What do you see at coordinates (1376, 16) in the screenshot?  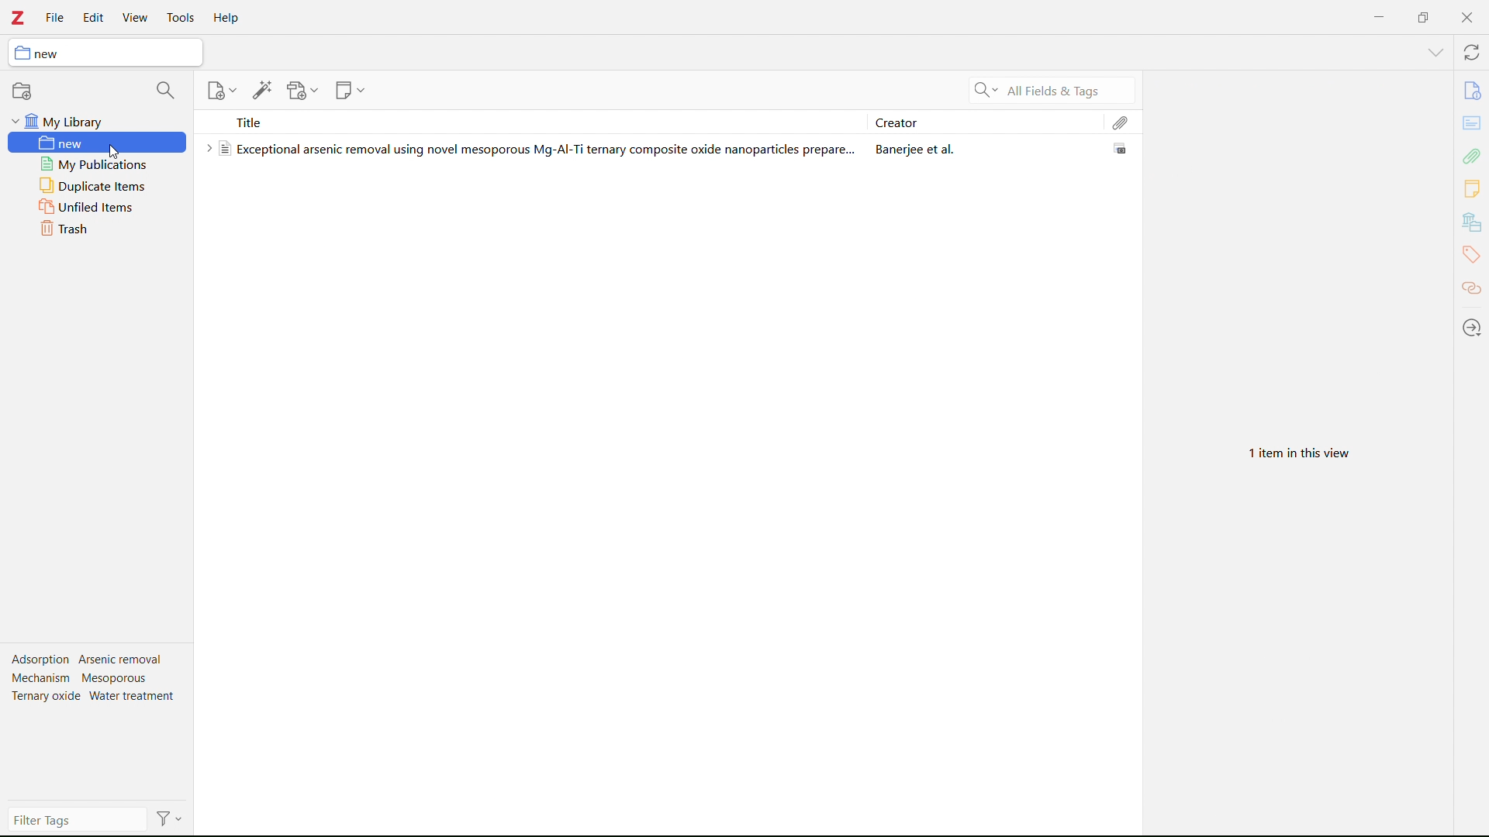 I see `minimize` at bounding box center [1376, 16].